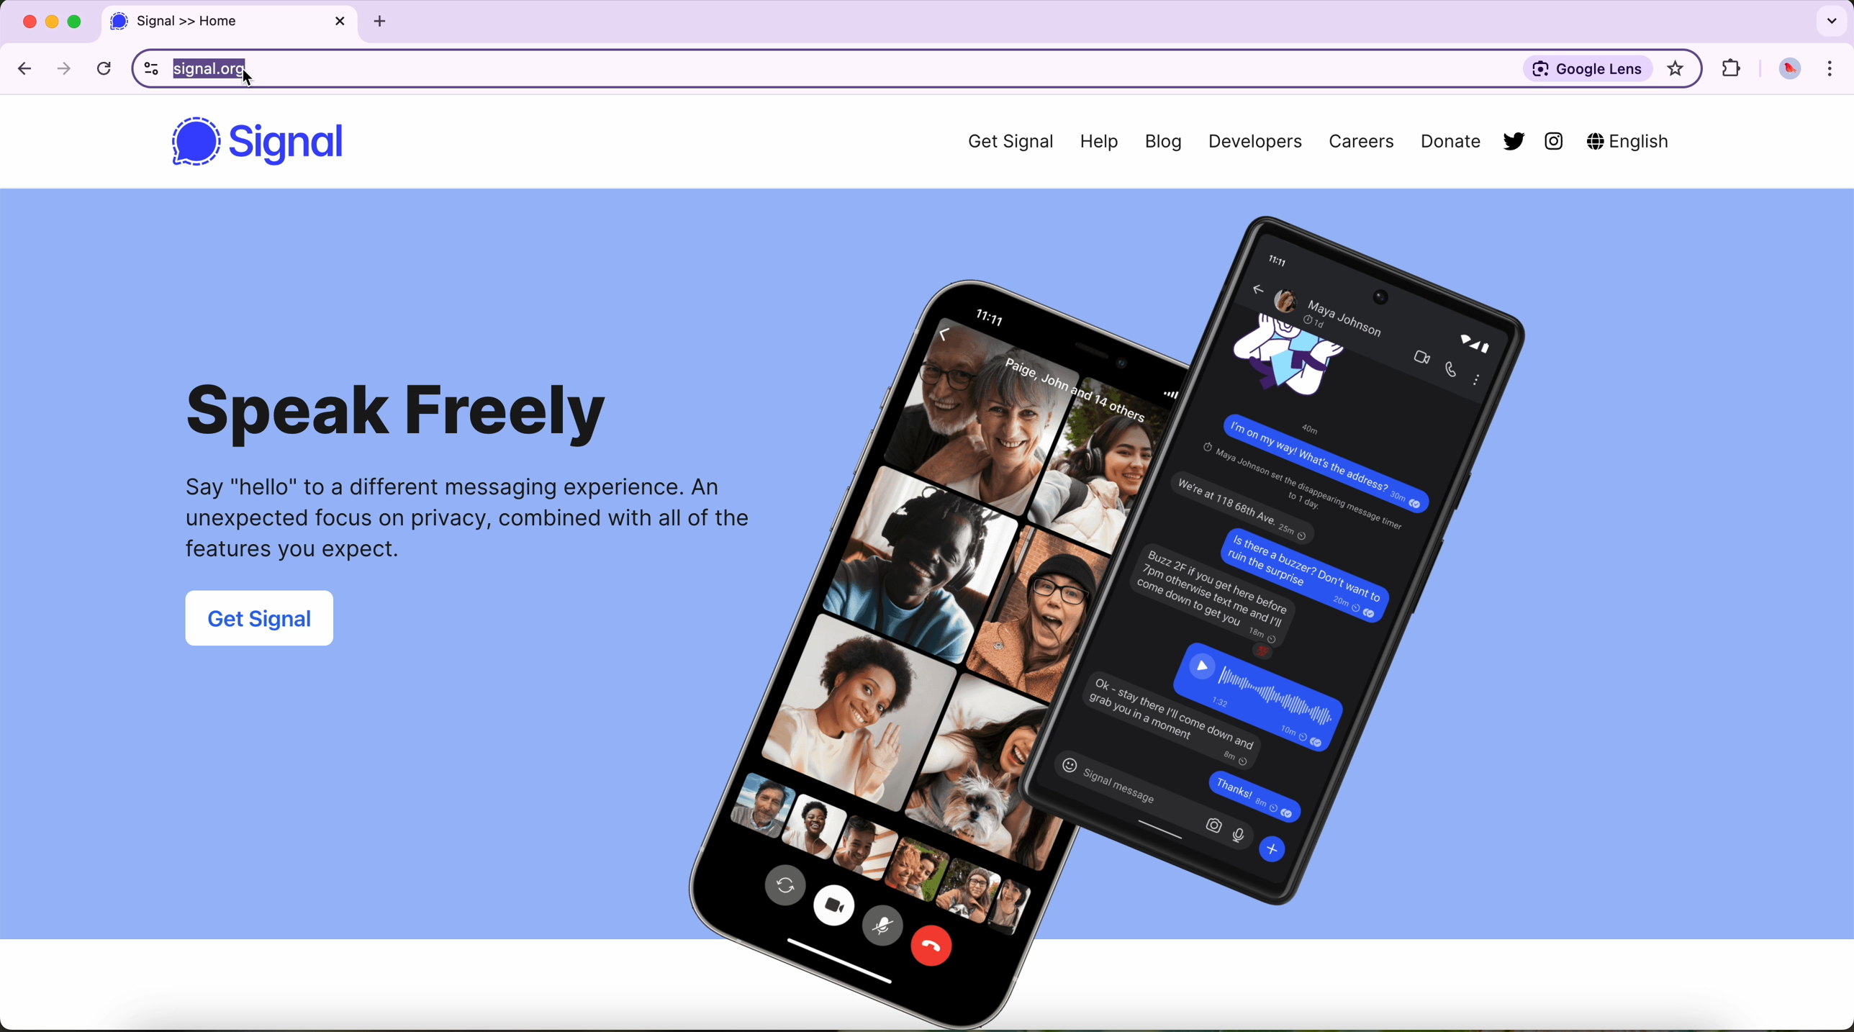  What do you see at coordinates (1830, 19) in the screenshot?
I see `search tabs` at bounding box center [1830, 19].